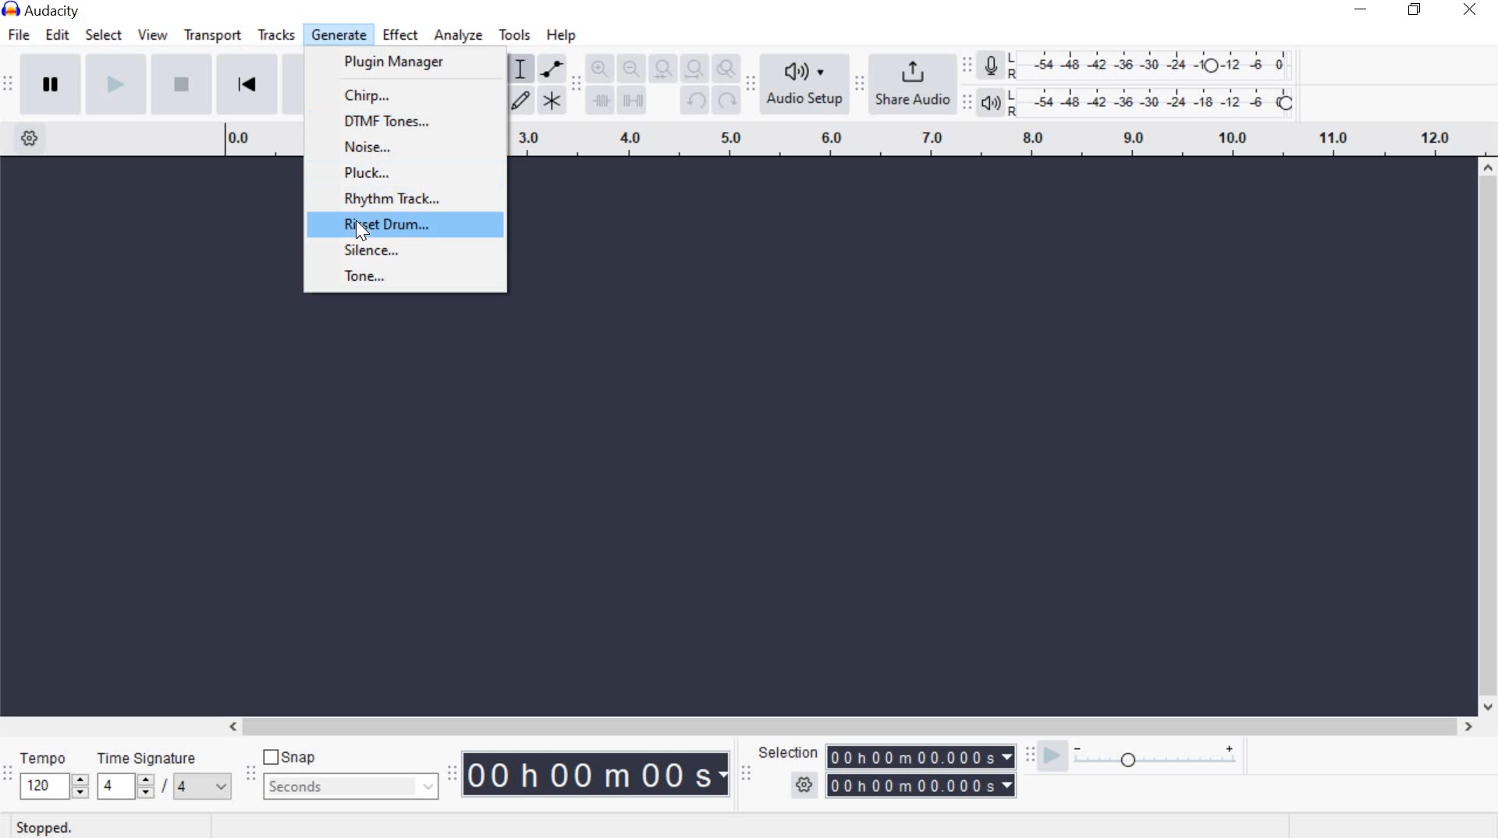  What do you see at coordinates (401, 275) in the screenshot?
I see `tone` at bounding box center [401, 275].